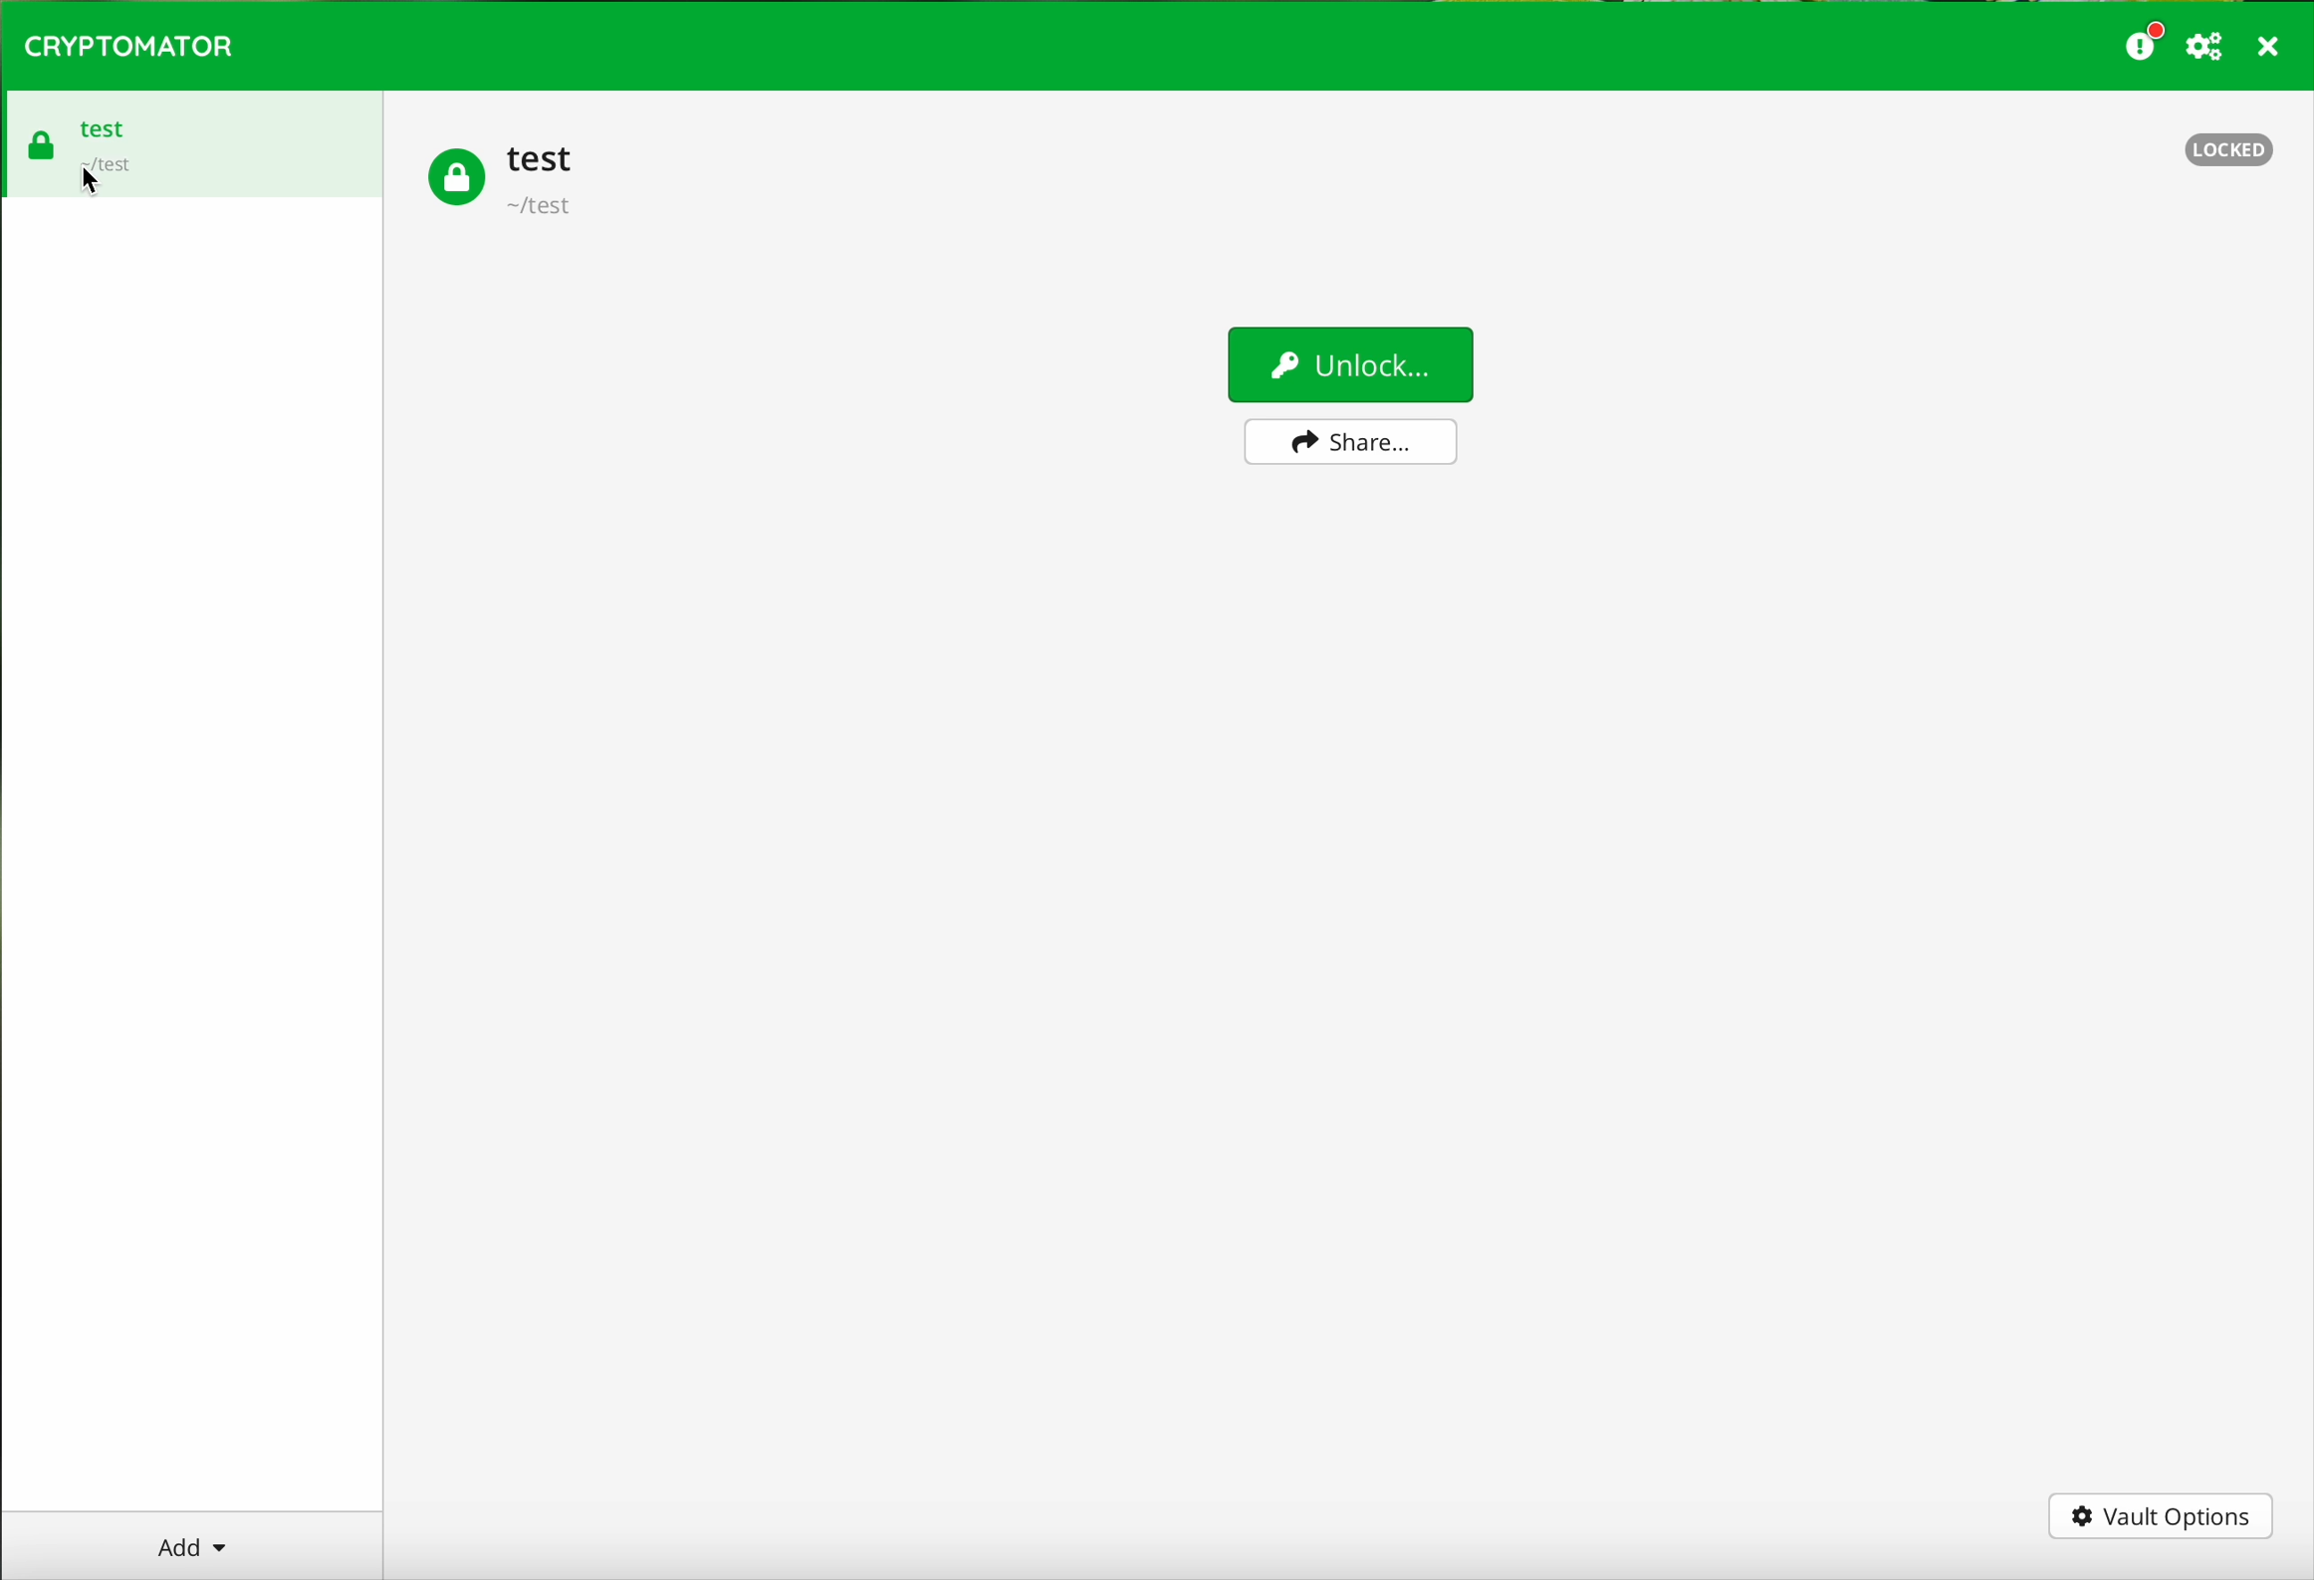  Describe the element at coordinates (502, 176) in the screenshot. I see `test vault` at that location.